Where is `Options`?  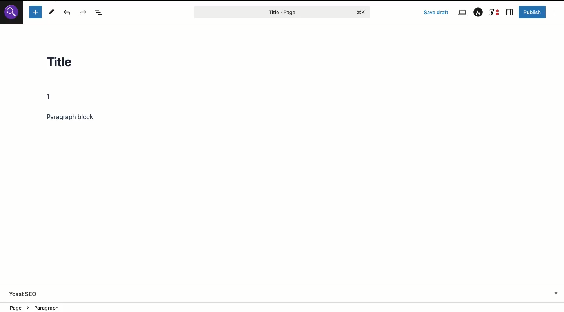 Options is located at coordinates (555, 12).